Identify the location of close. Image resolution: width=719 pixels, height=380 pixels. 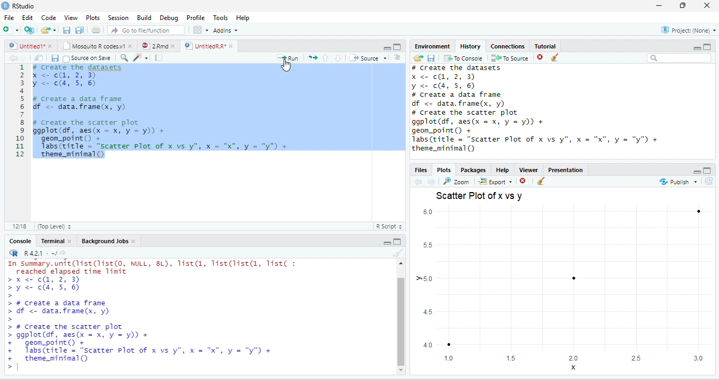
(134, 242).